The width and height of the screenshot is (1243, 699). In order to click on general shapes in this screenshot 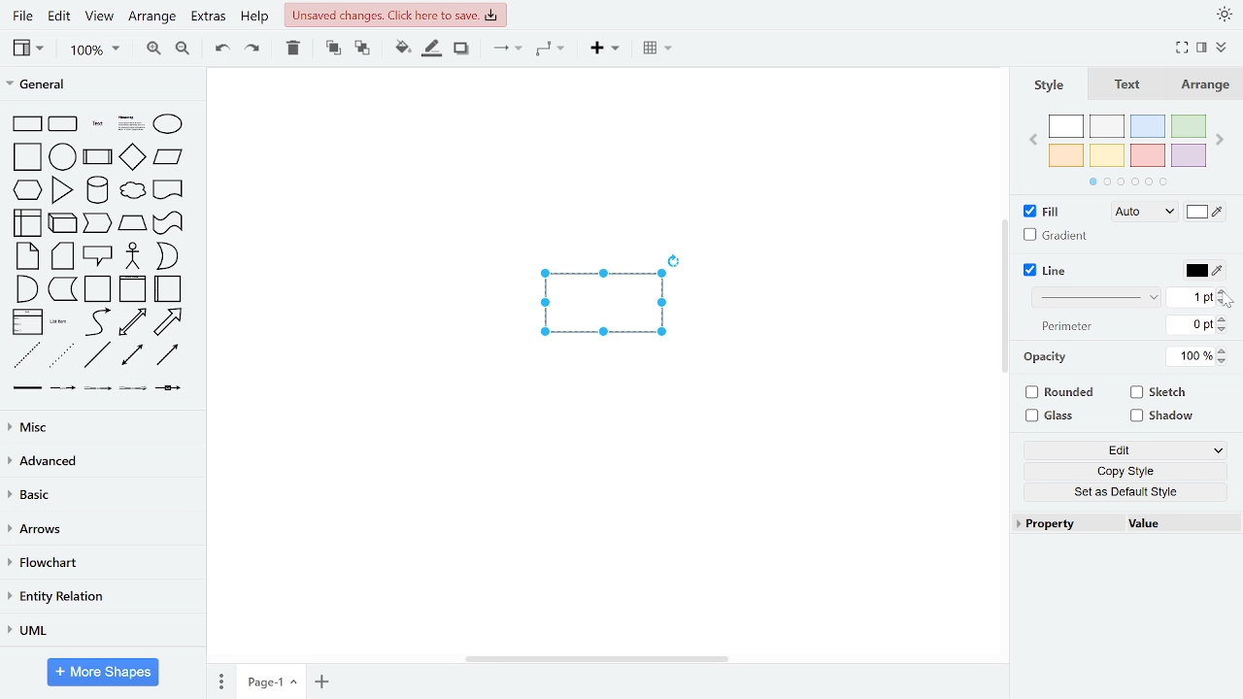, I will do `click(167, 289)`.